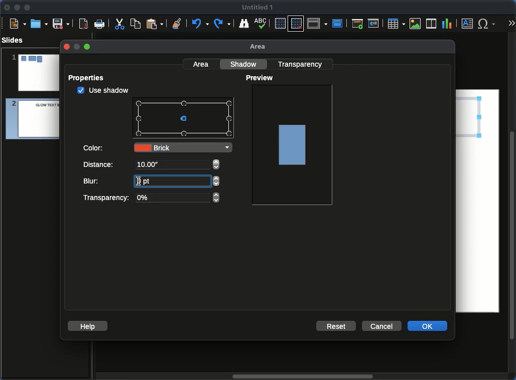  I want to click on Audio or video, so click(432, 24).